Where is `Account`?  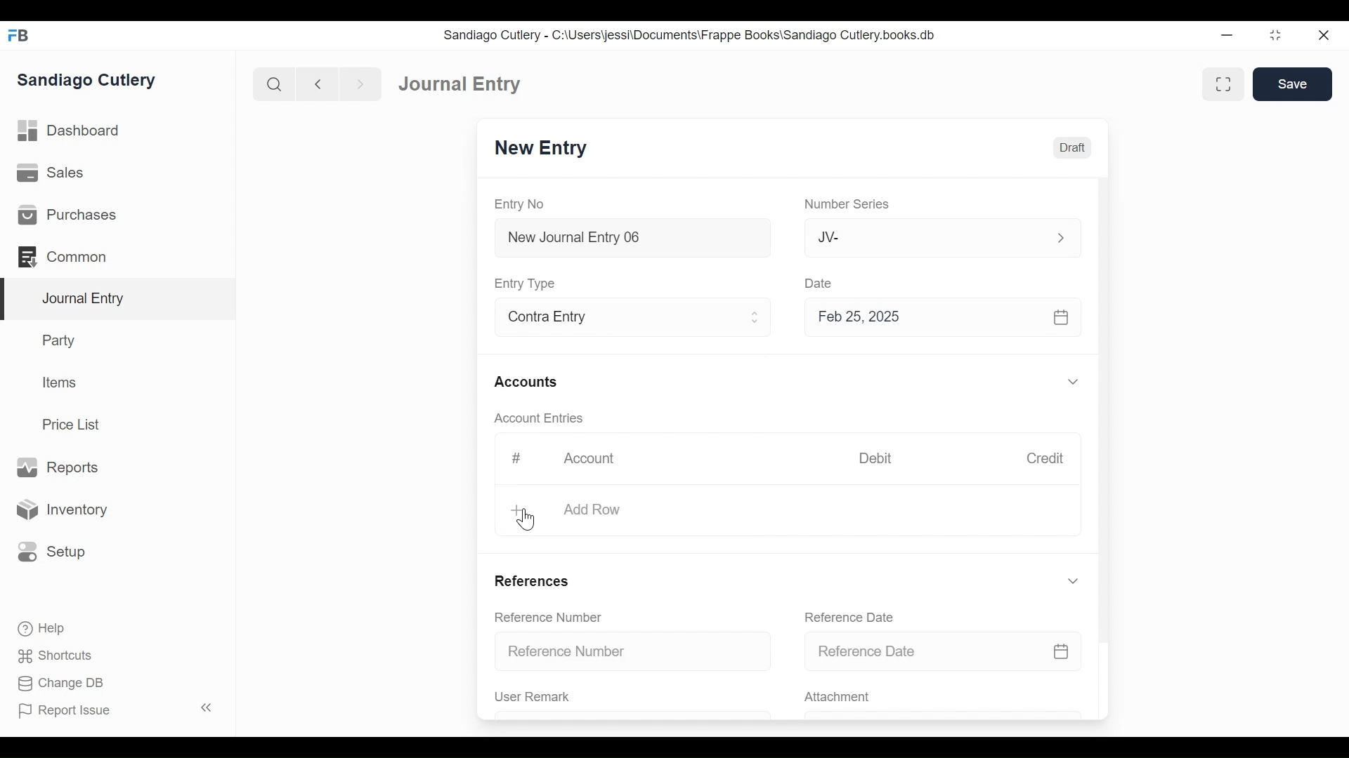 Account is located at coordinates (599, 463).